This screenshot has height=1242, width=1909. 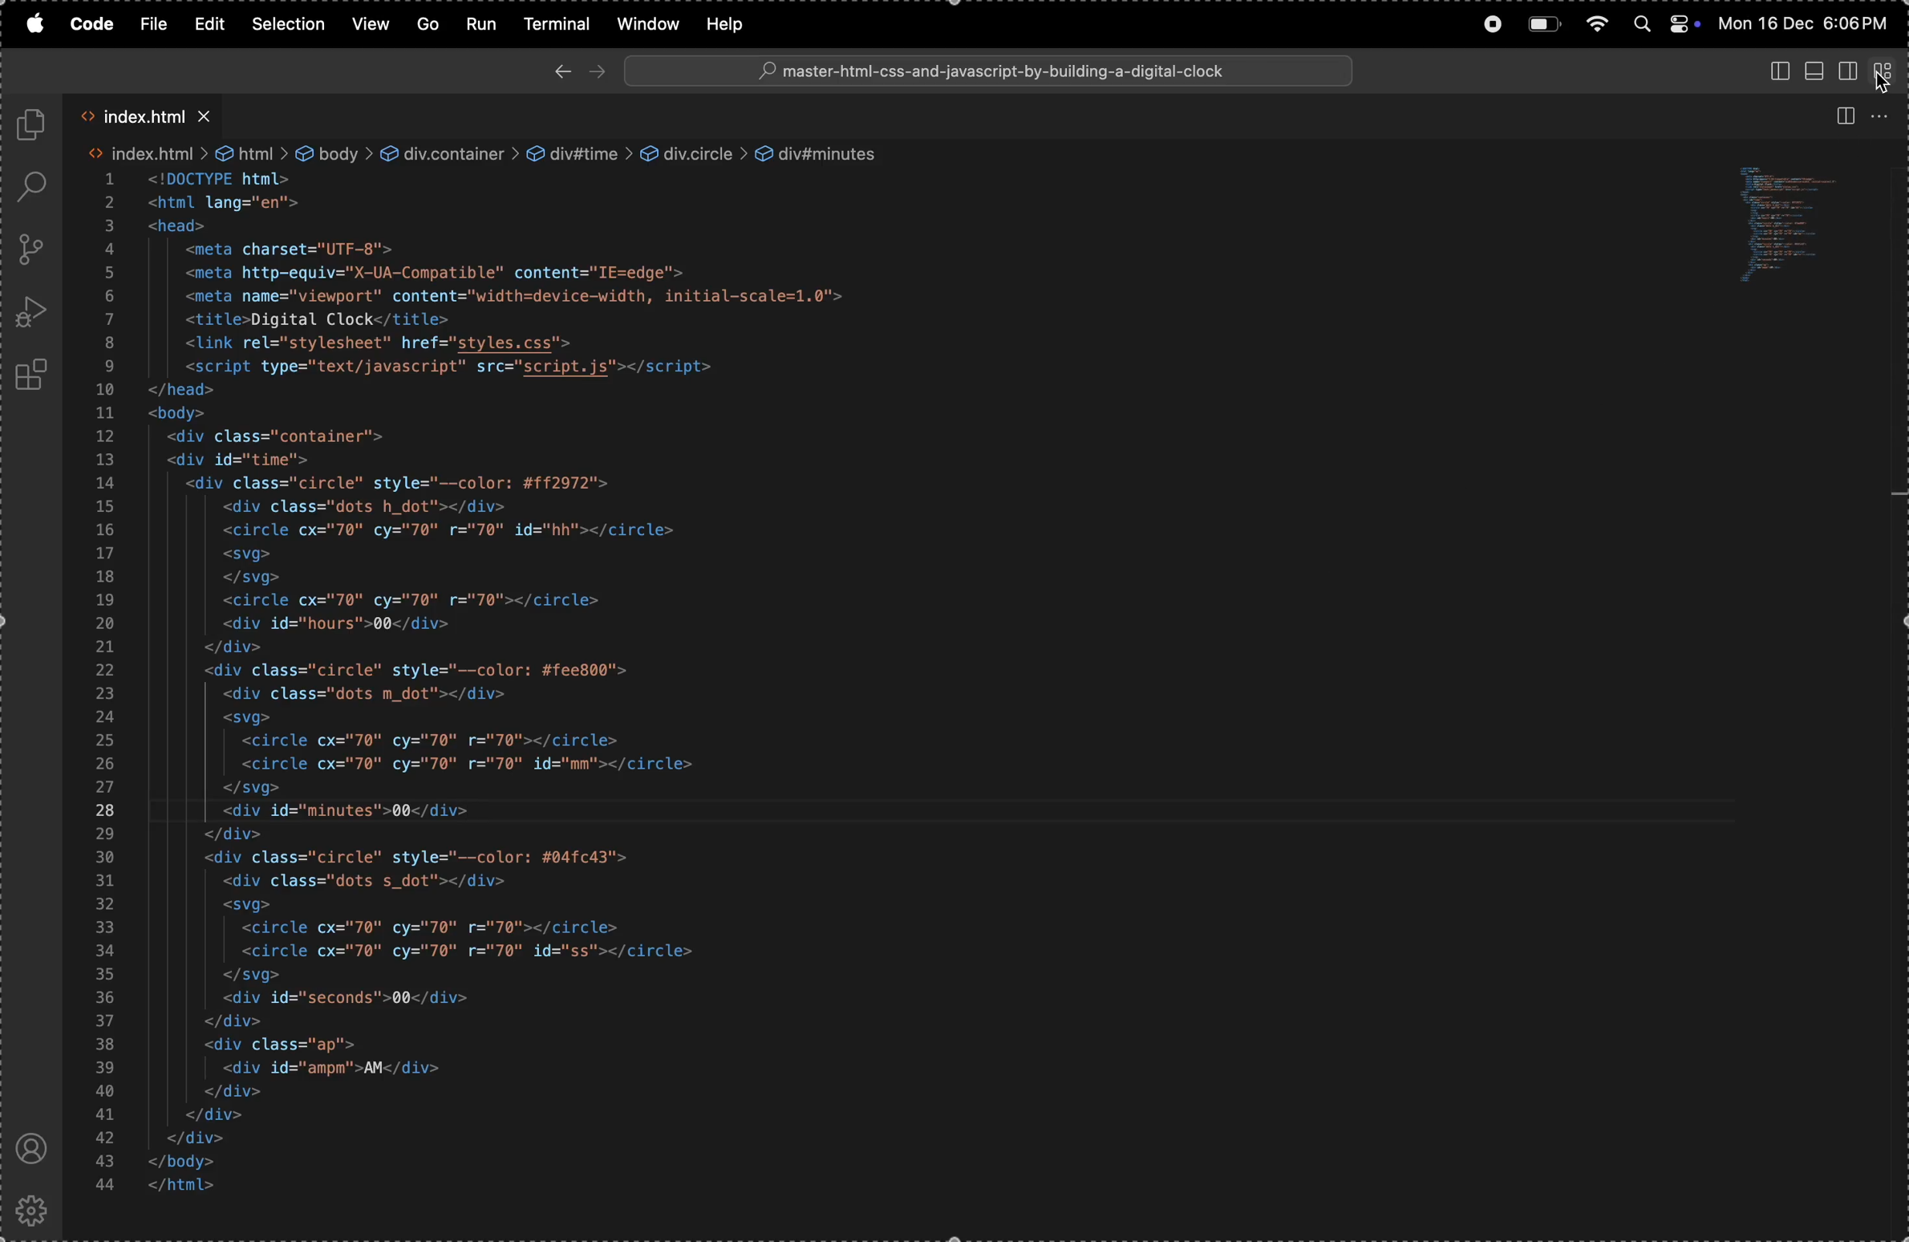 What do you see at coordinates (34, 1148) in the screenshot?
I see `profile` at bounding box center [34, 1148].